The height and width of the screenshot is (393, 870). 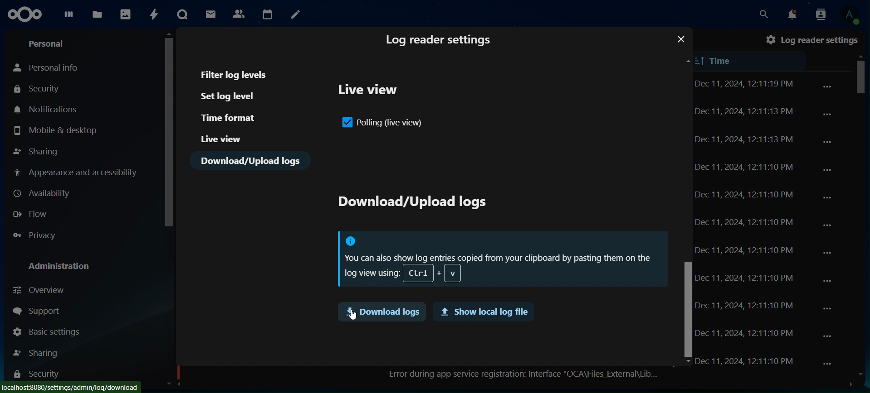 What do you see at coordinates (370, 92) in the screenshot?
I see `live view` at bounding box center [370, 92].